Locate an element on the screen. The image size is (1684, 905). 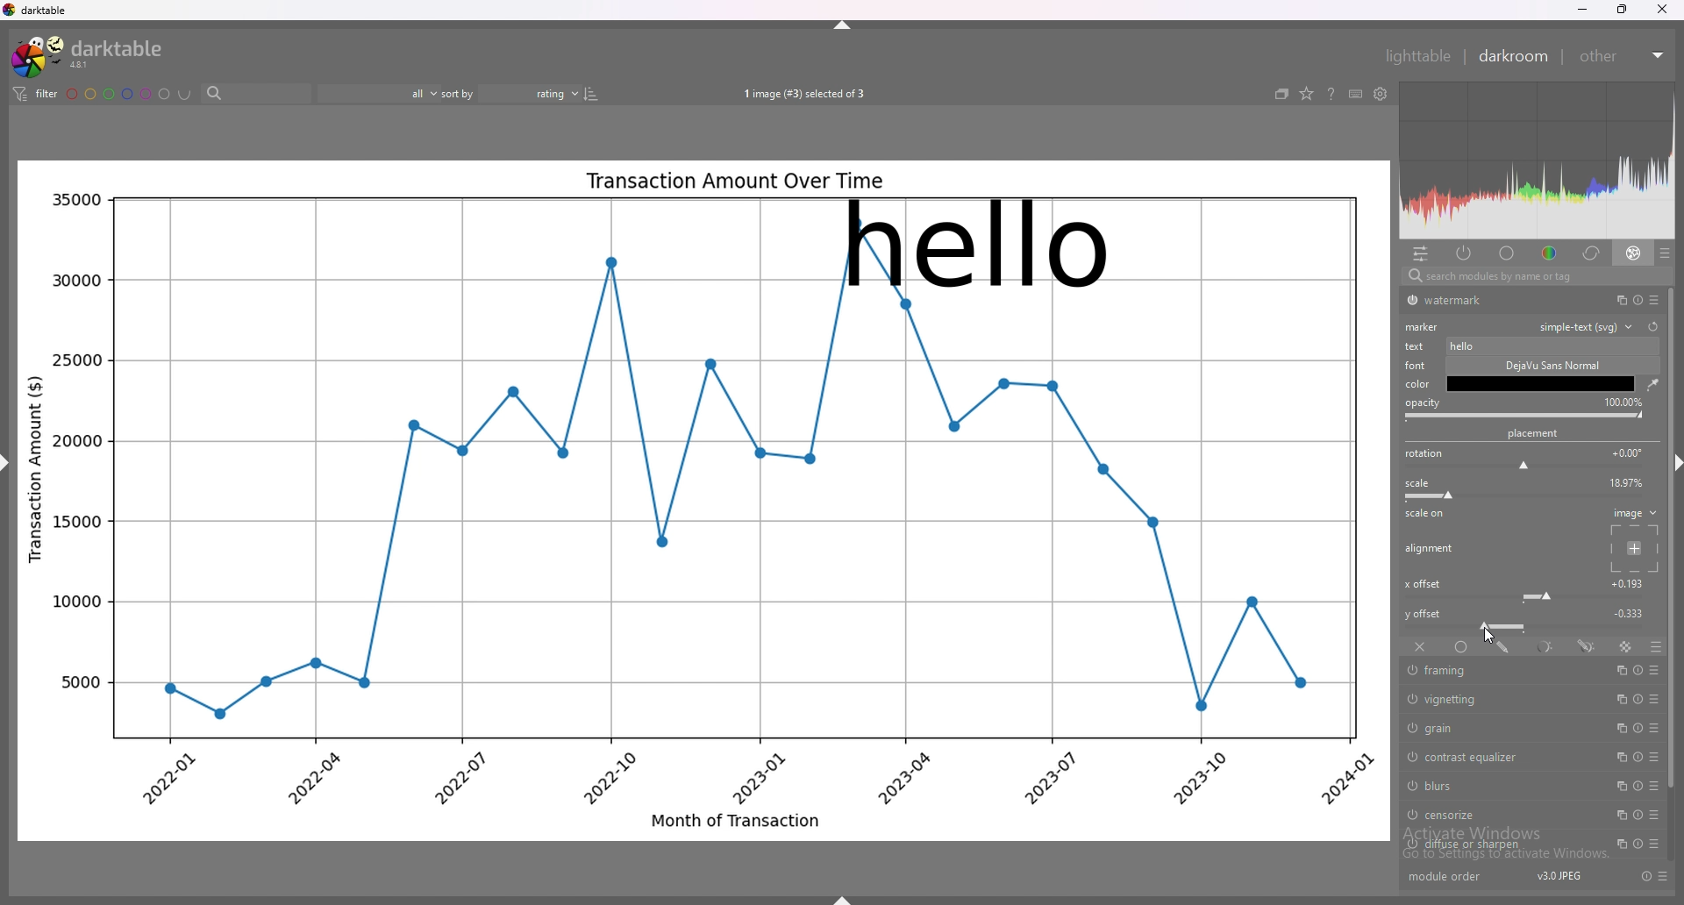
graph is located at coordinates (706, 567).